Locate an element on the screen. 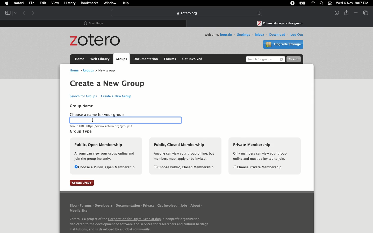  Cursor is located at coordinates (92, 119).